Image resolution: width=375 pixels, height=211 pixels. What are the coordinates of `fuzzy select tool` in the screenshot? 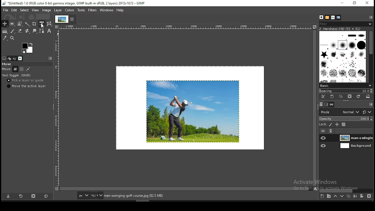 It's located at (28, 24).